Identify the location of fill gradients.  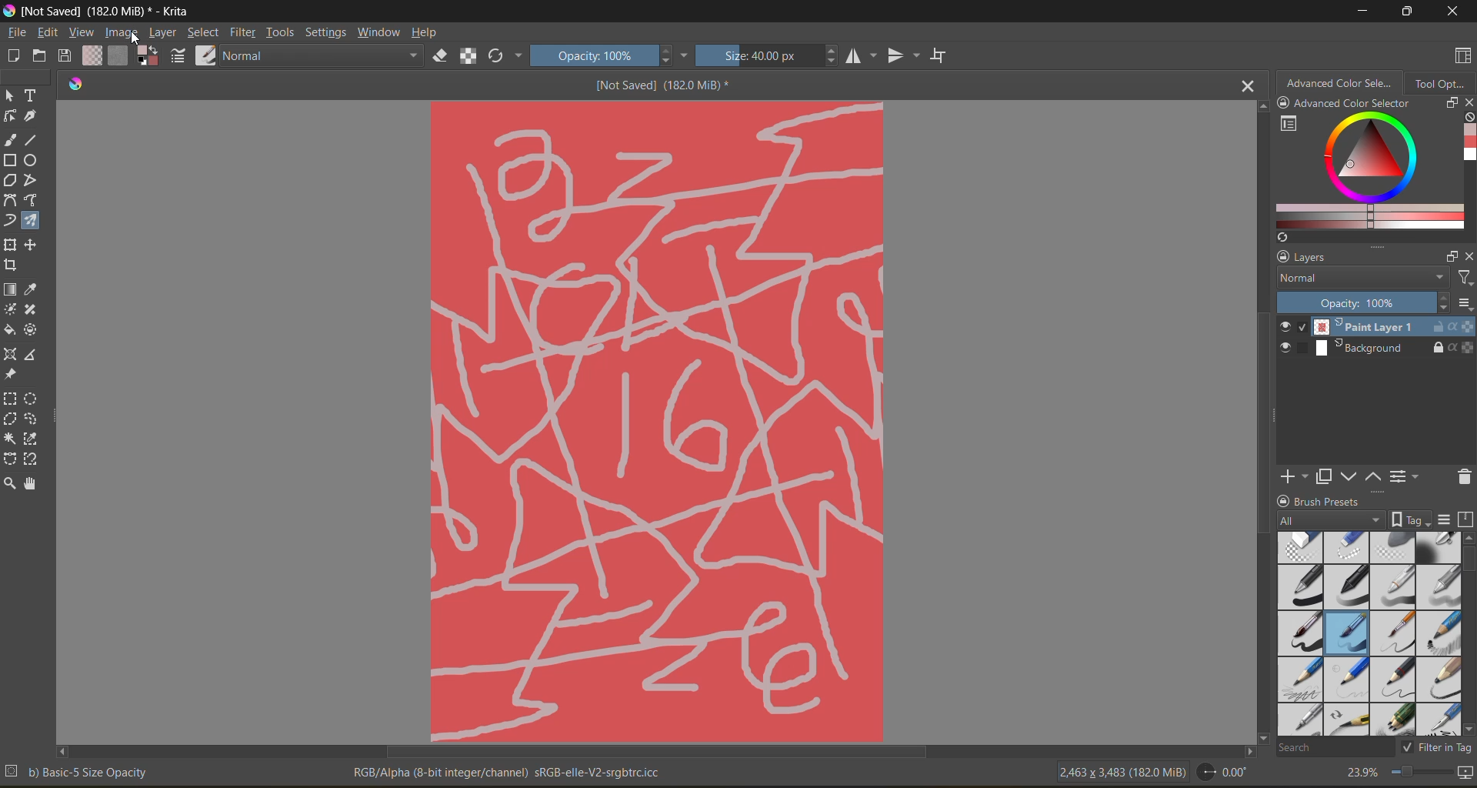
(95, 56).